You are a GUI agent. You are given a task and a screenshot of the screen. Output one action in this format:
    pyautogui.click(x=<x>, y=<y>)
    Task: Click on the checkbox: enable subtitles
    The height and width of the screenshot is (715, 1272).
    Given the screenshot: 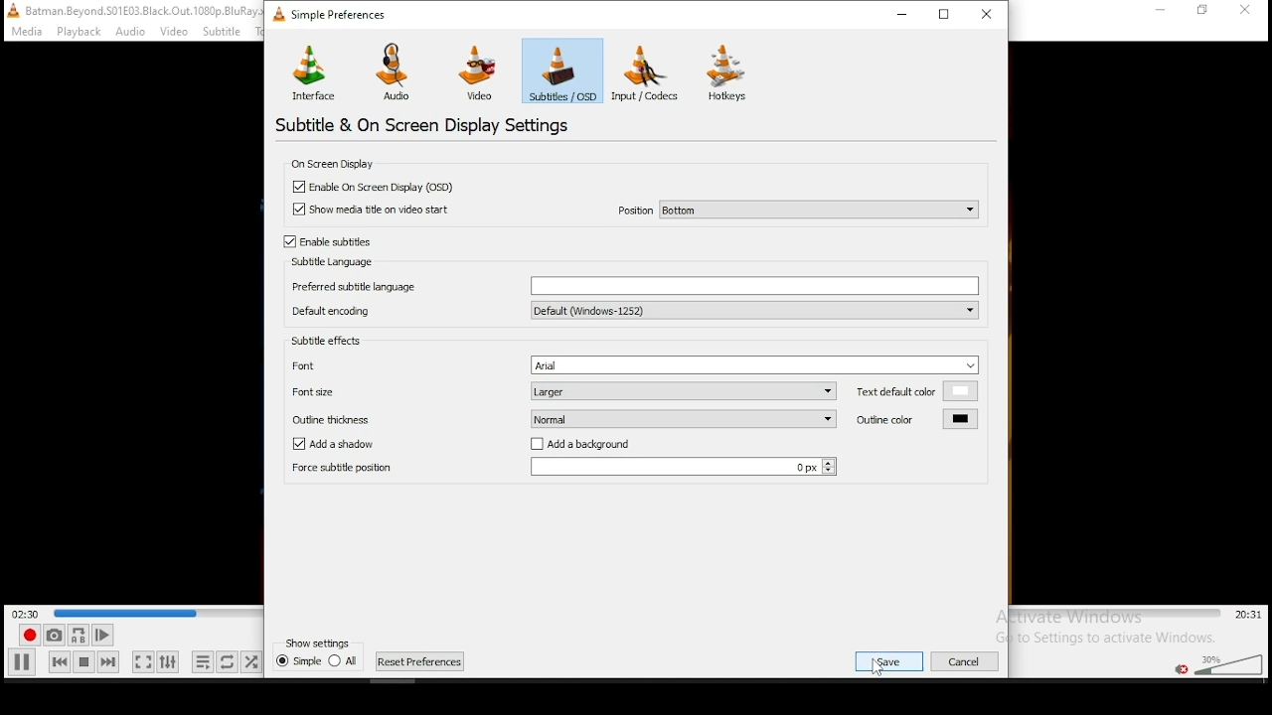 What is the action you would take?
    pyautogui.click(x=330, y=242)
    